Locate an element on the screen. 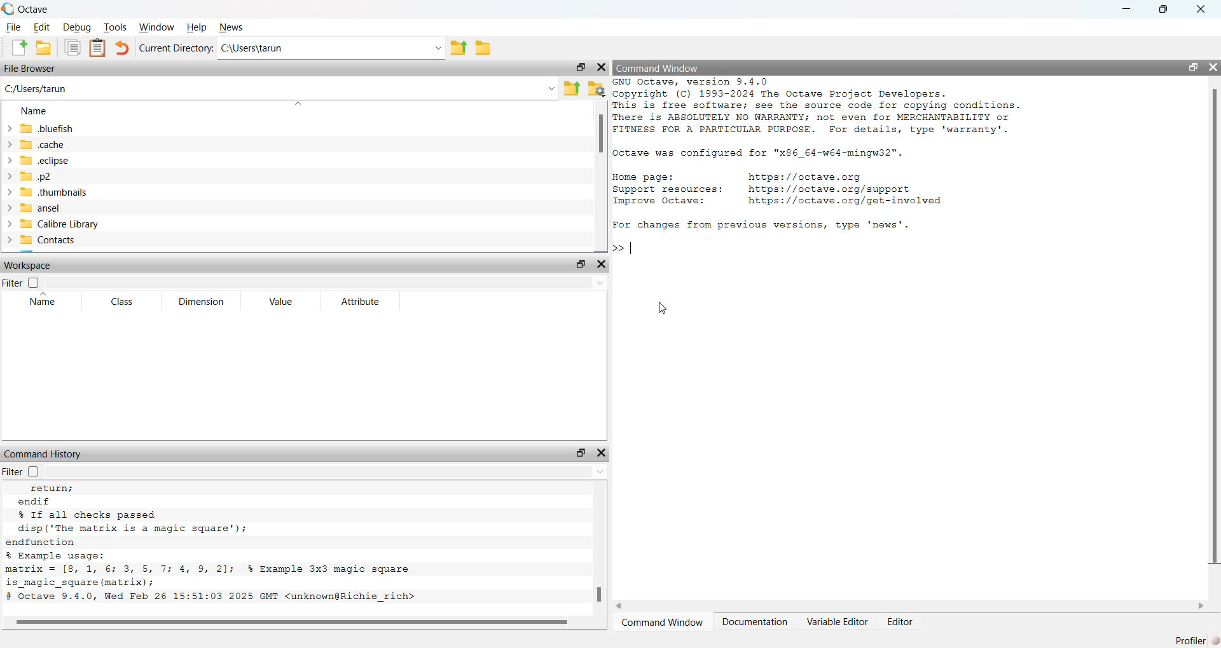 The height and width of the screenshot is (648, 1221). Debug is located at coordinates (78, 27).